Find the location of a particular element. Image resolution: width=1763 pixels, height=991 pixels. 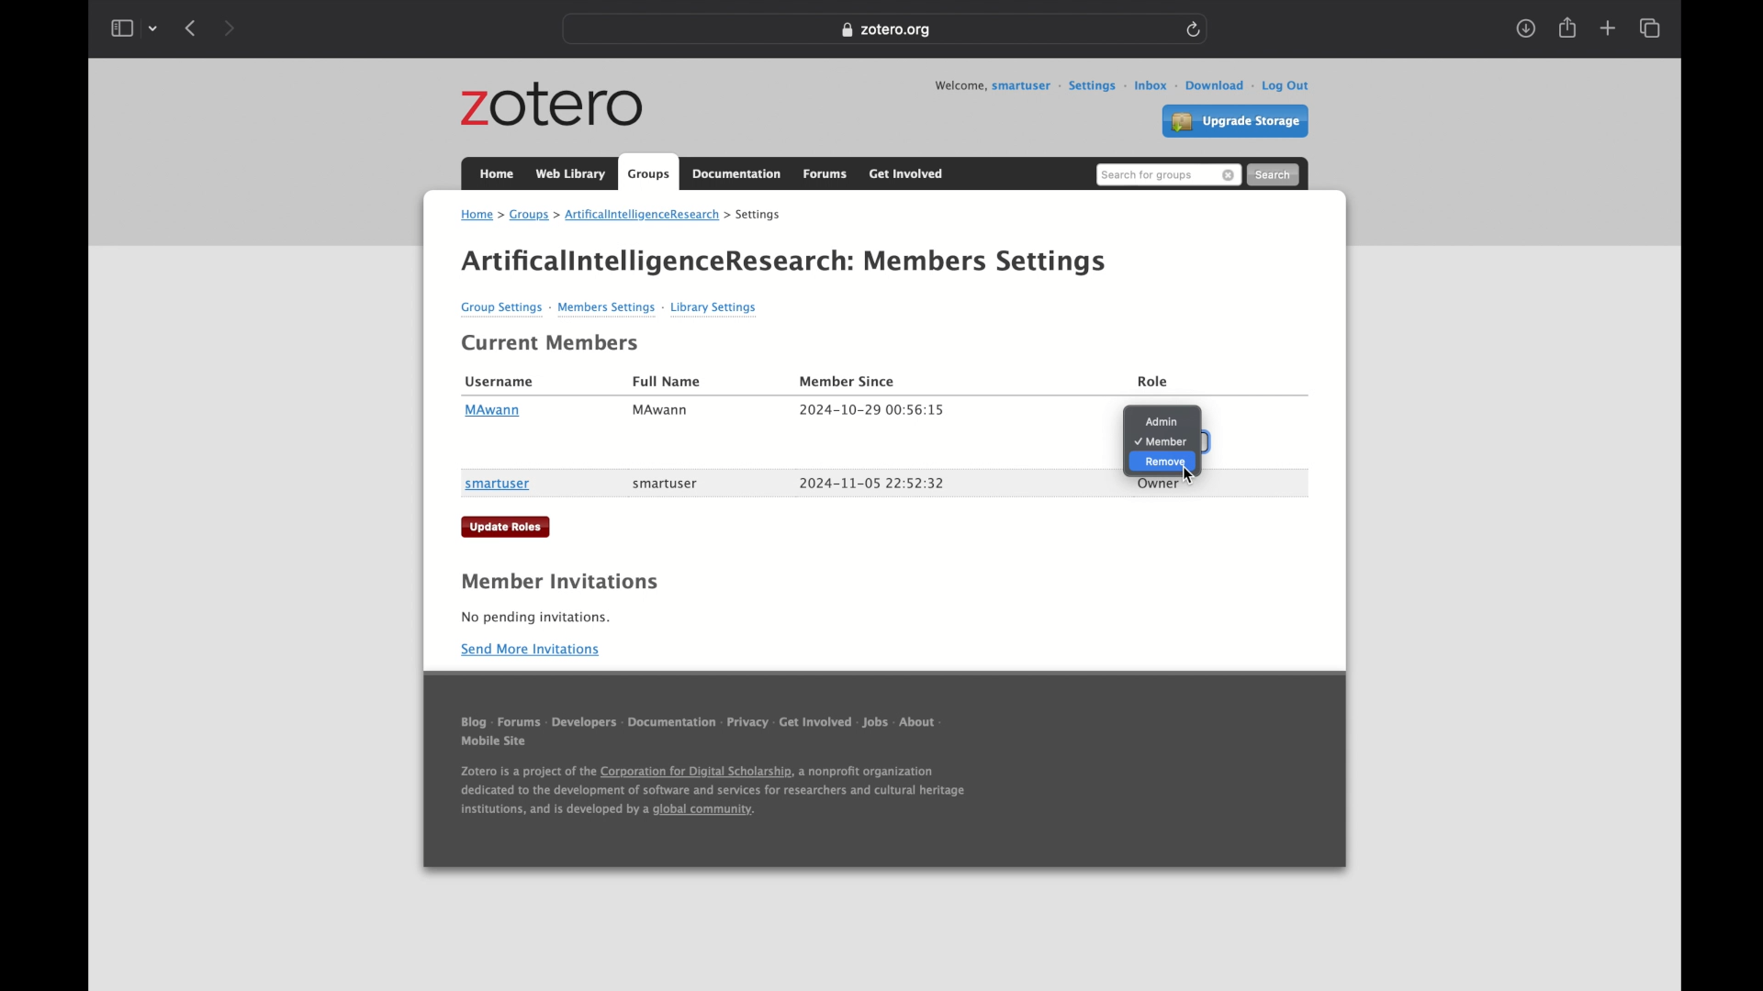

search is located at coordinates (1273, 173).